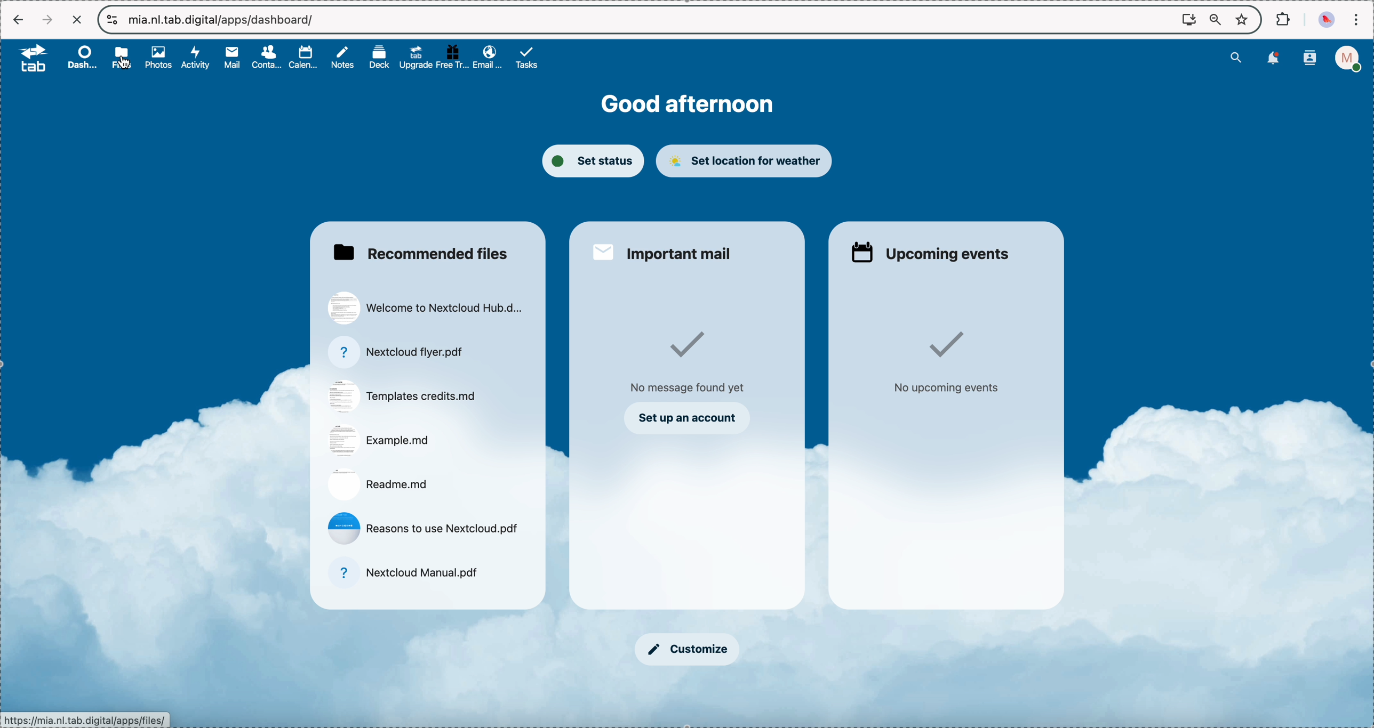 This screenshot has height=728, width=1374. I want to click on upcoming events, so click(930, 250).